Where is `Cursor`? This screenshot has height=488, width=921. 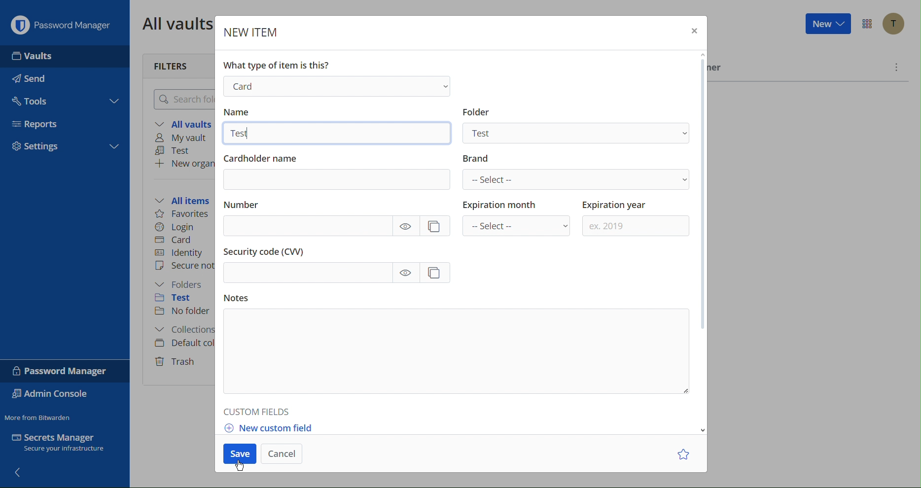
Cursor is located at coordinates (241, 467).